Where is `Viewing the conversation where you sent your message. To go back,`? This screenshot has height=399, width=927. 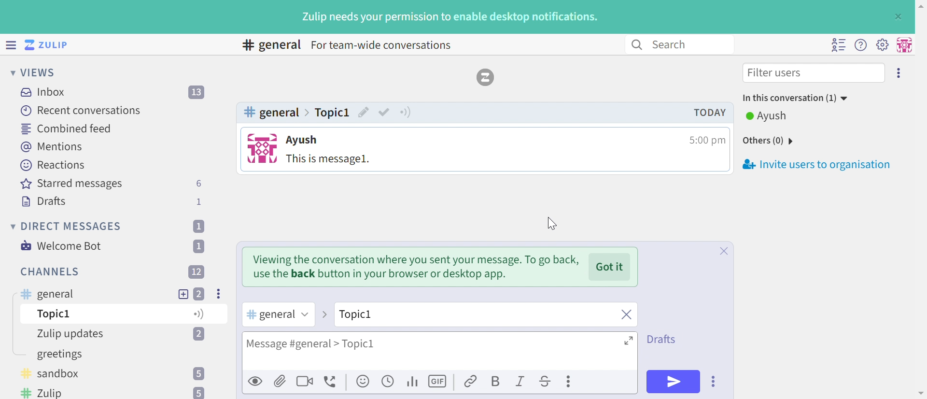 Viewing the conversation where you sent your message. To go back, is located at coordinates (418, 259).